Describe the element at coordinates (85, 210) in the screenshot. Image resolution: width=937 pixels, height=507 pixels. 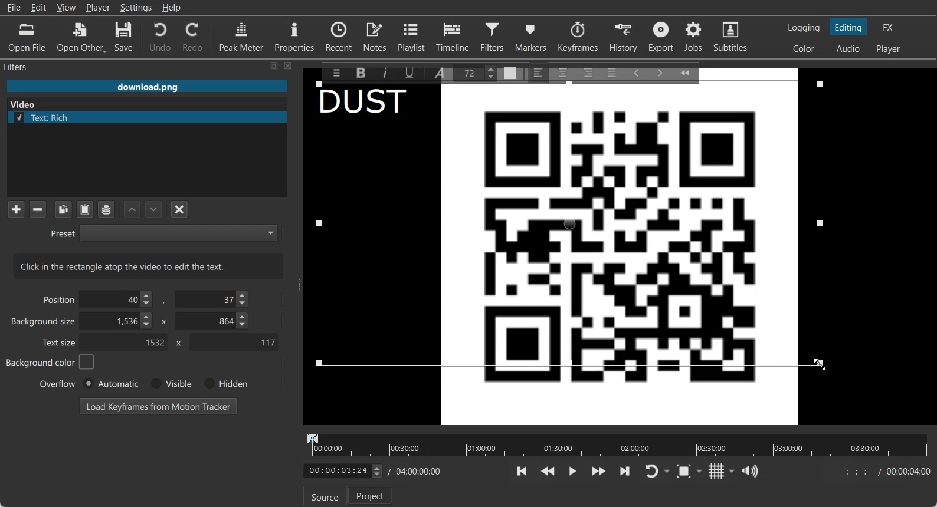
I see `Paste Filters` at that location.